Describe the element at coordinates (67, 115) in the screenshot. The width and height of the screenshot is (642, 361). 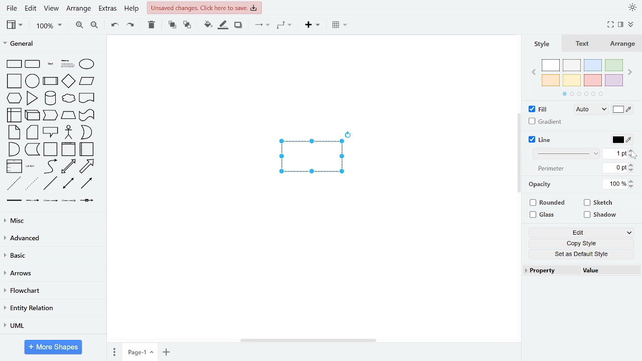
I see `general shapes` at that location.